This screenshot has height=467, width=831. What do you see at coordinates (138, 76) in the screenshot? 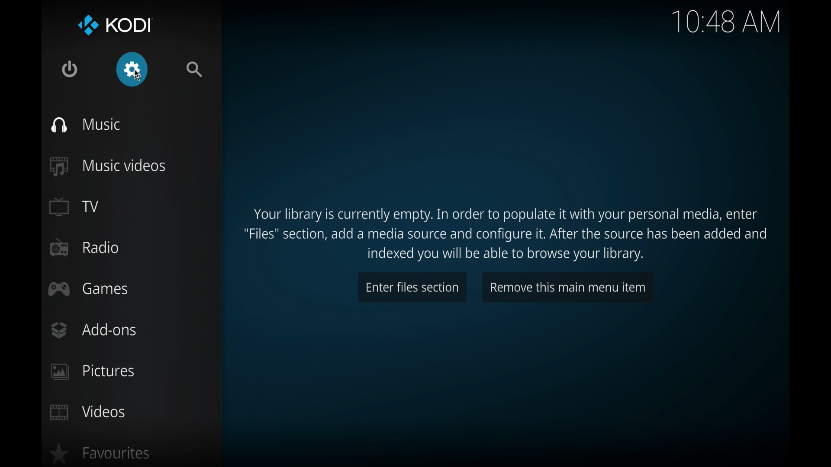
I see `cursor` at bounding box center [138, 76].